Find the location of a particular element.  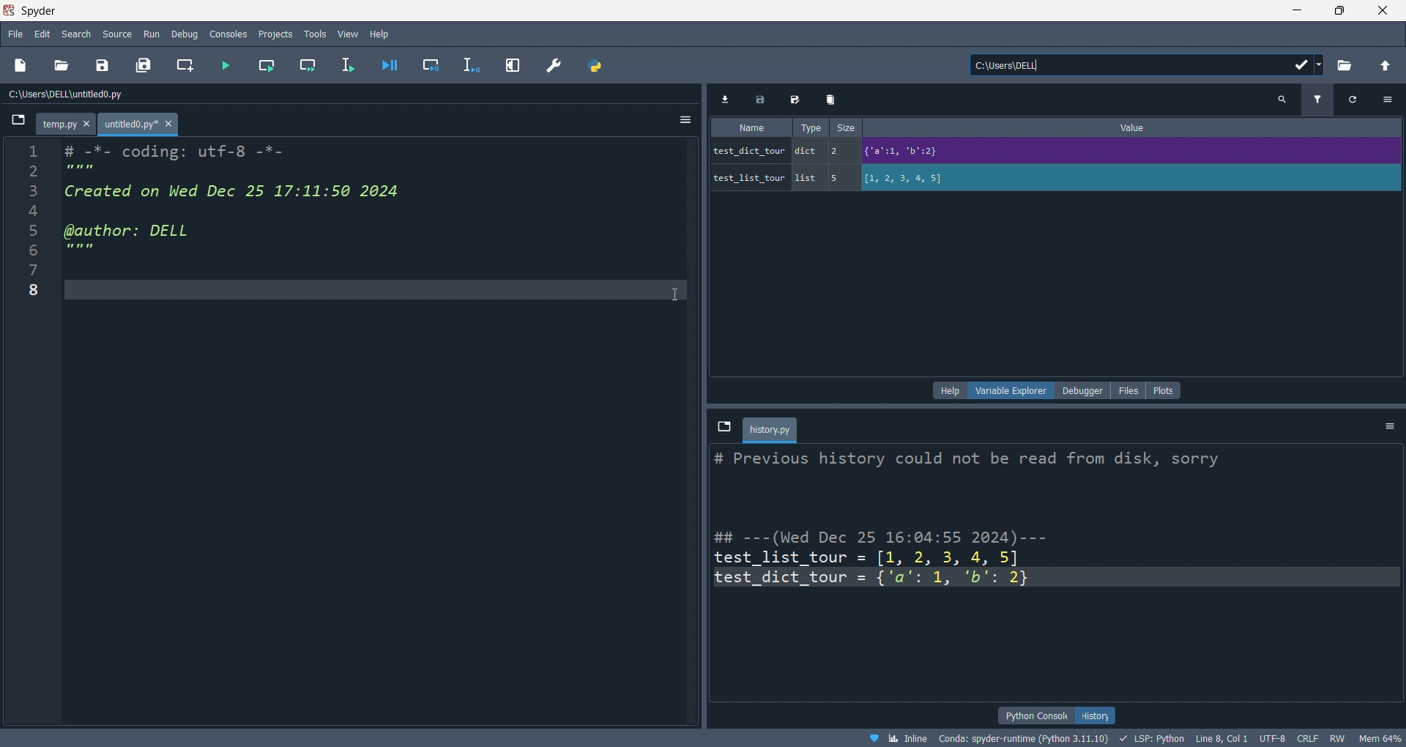

filter is located at coordinates (1316, 101).